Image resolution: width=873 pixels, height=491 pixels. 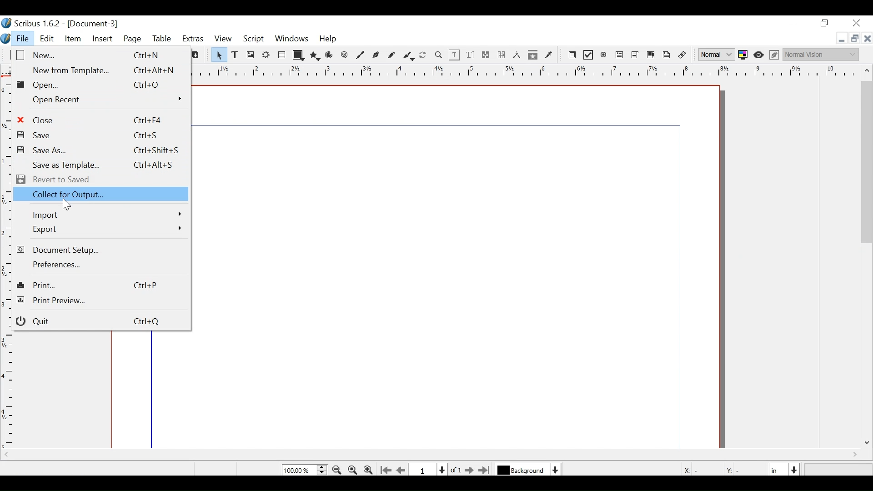 I want to click on Edit, so click(x=47, y=39).